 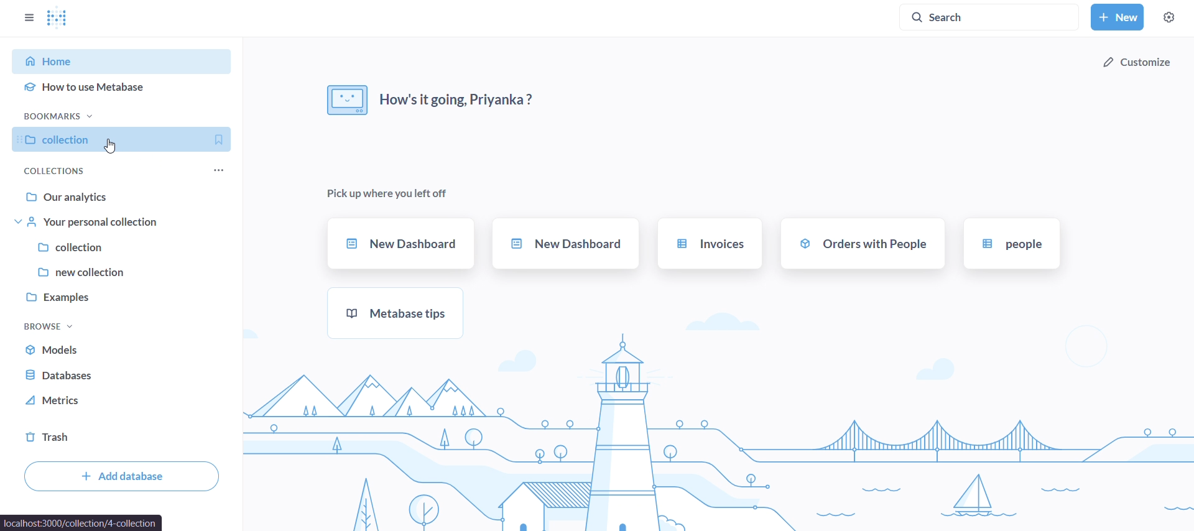 What do you see at coordinates (1012, 245) in the screenshot?
I see `people` at bounding box center [1012, 245].